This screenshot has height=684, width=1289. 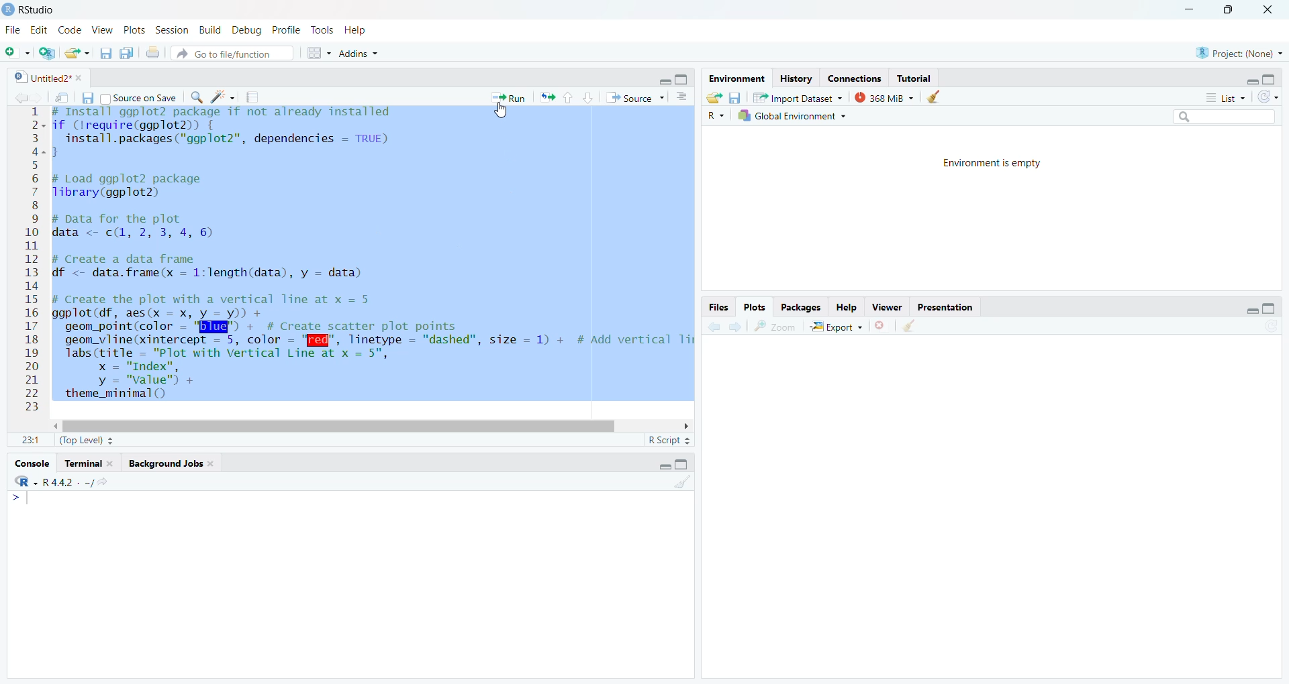 What do you see at coordinates (712, 307) in the screenshot?
I see `Files` at bounding box center [712, 307].